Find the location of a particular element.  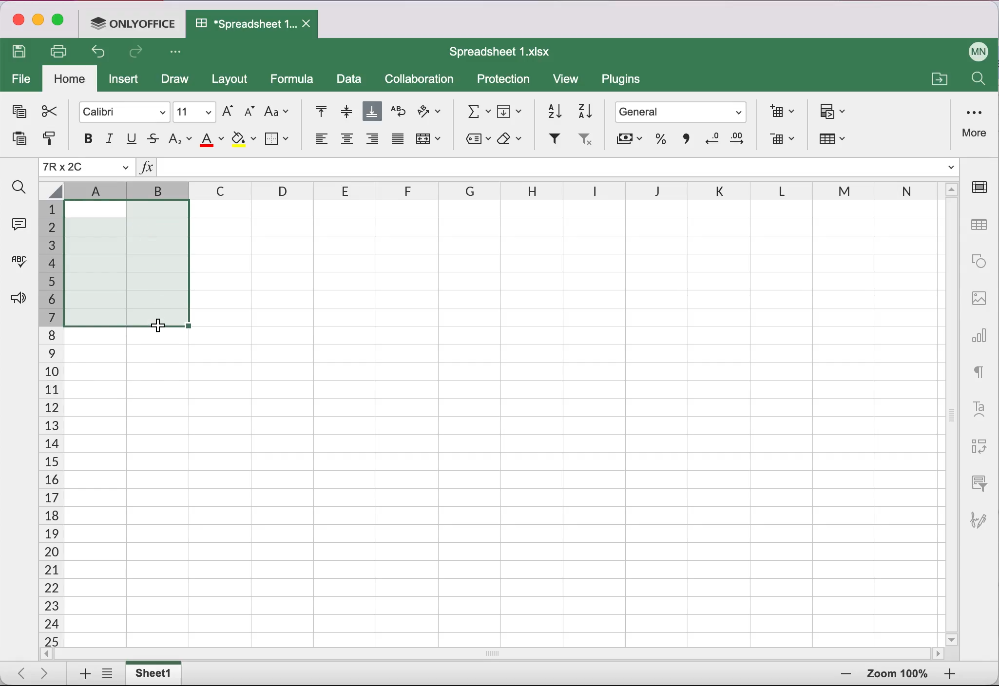

orientation is located at coordinates (430, 113).